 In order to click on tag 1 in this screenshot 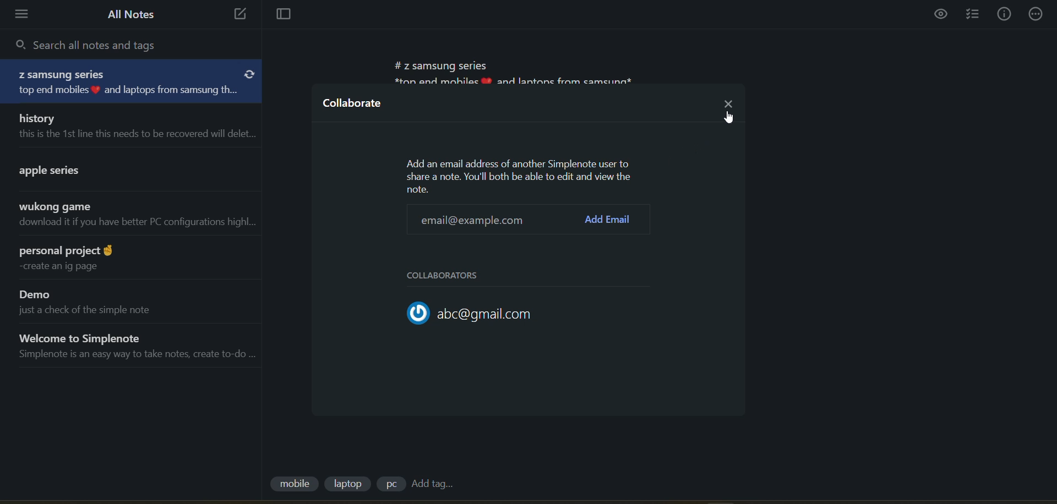, I will do `click(293, 485)`.